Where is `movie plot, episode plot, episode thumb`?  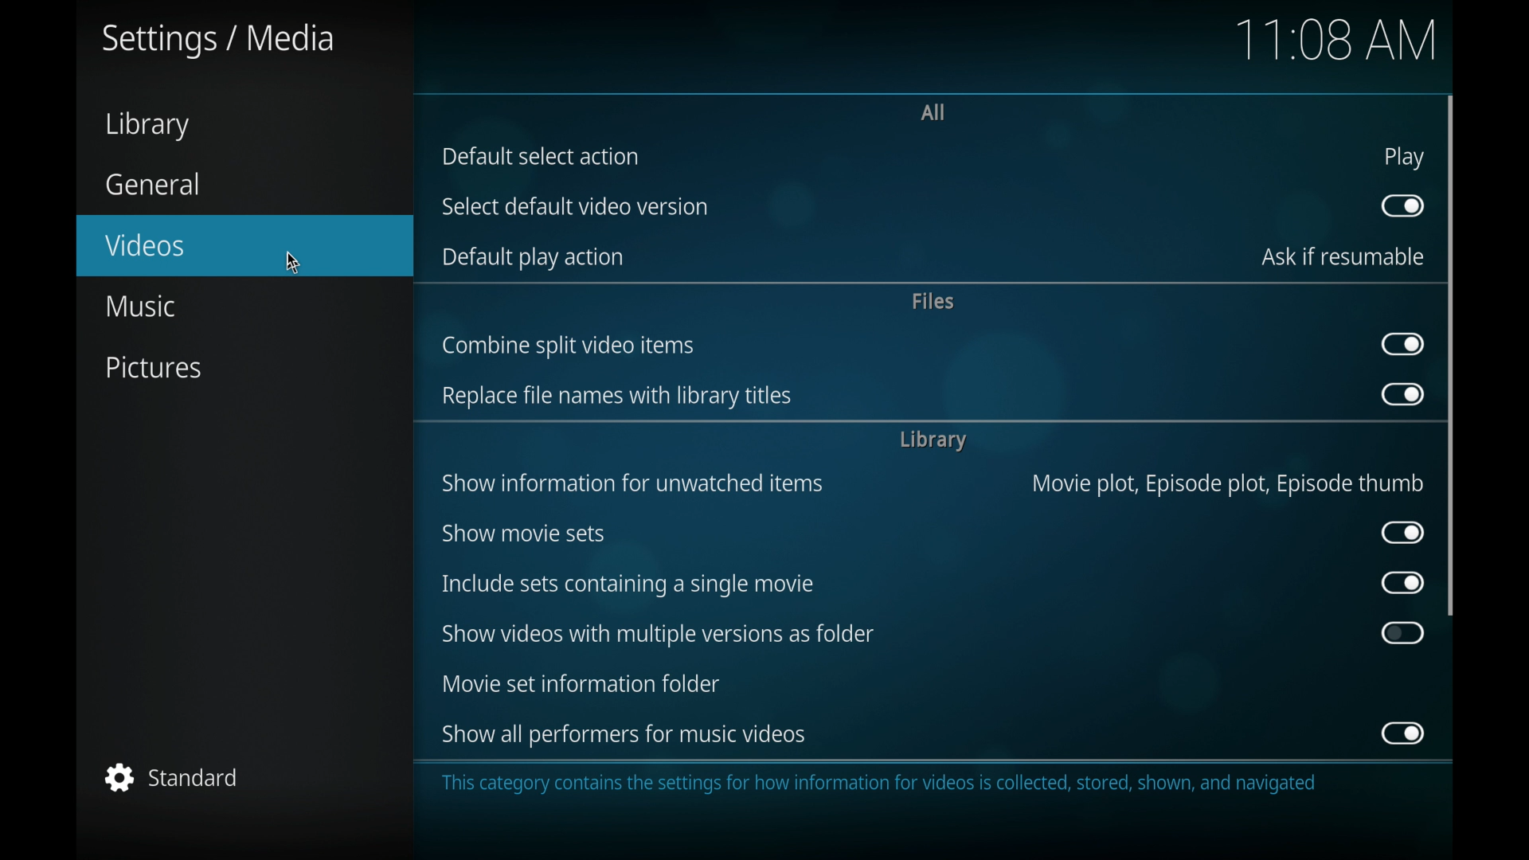
movie plot, episode plot, episode thumb is located at coordinates (1229, 483).